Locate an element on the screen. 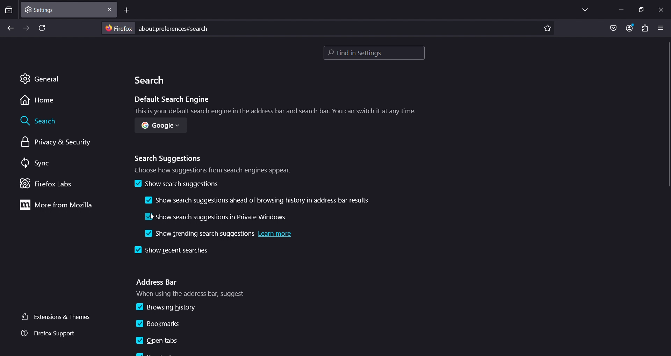 The image size is (671, 356). close tab is located at coordinates (64, 9).